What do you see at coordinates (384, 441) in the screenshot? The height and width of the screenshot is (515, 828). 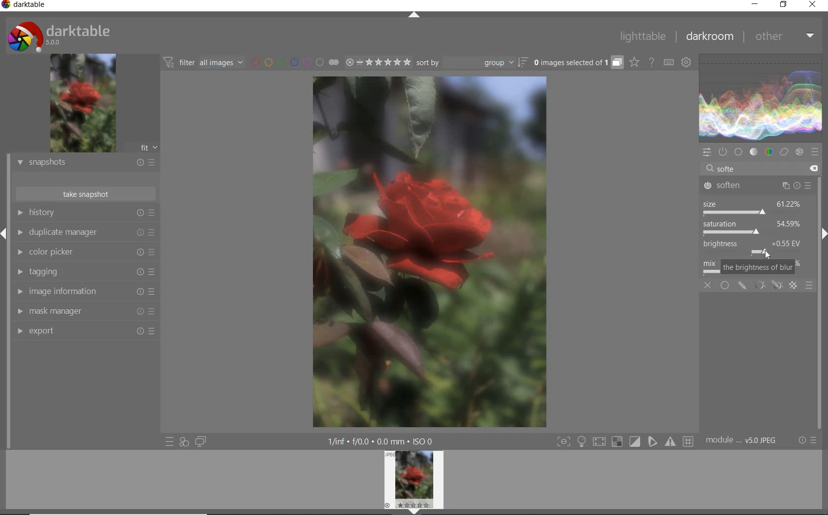 I see `1/inf*f/0.0 mm*ISO 0` at bounding box center [384, 441].